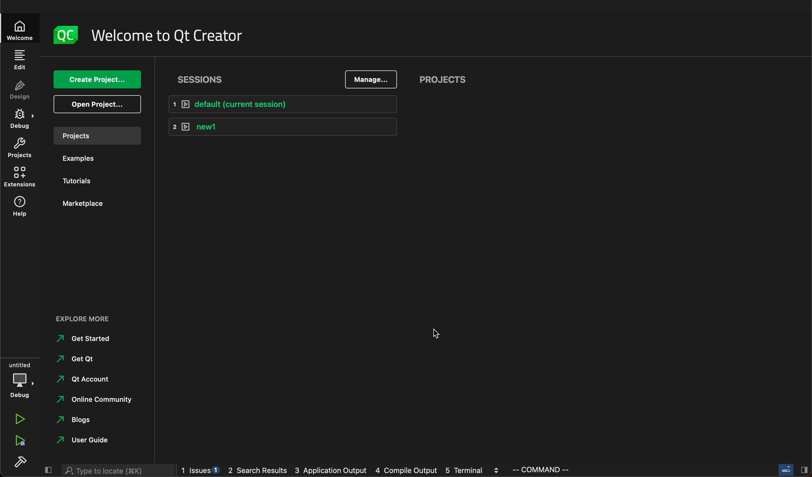 This screenshot has height=477, width=812. Describe the element at coordinates (283, 127) in the screenshot. I see `new1` at that location.